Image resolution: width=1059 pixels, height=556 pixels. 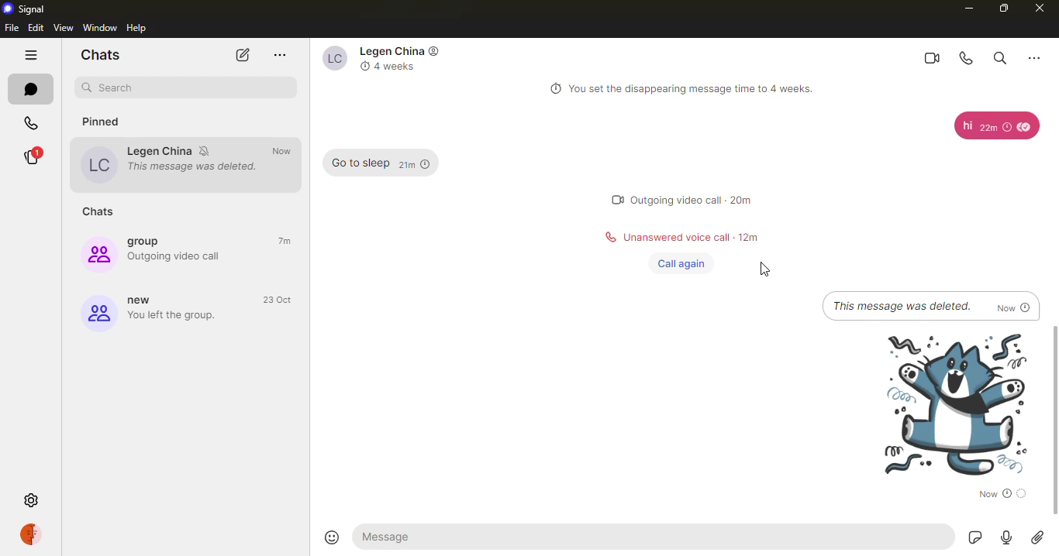 I want to click on new, so click(x=144, y=300).